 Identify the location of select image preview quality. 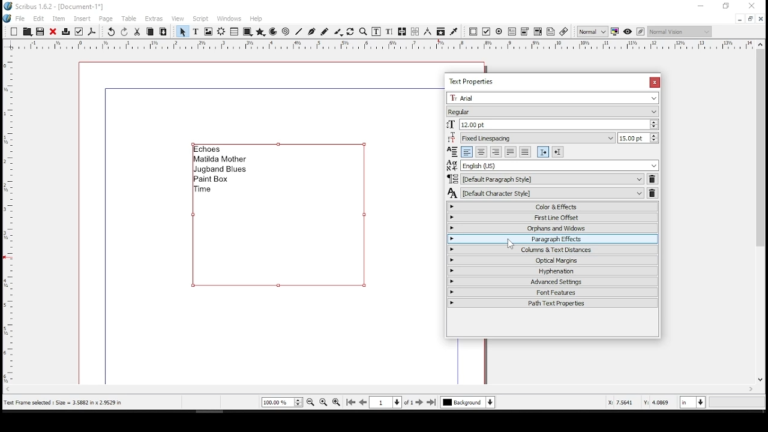
(592, 31).